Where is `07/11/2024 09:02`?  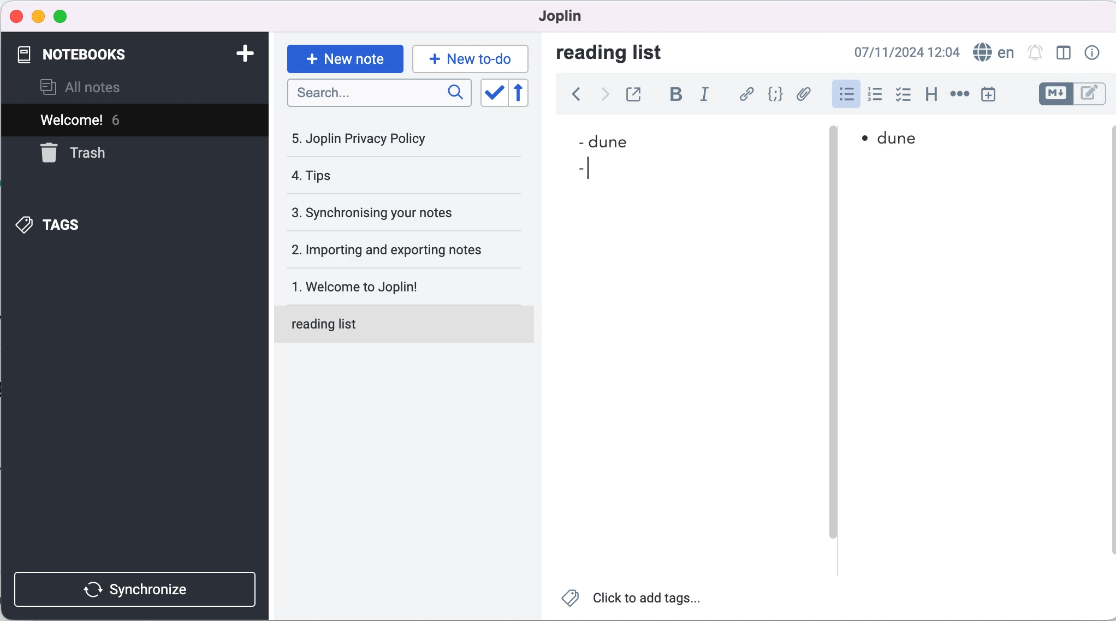
07/11/2024 09:02 is located at coordinates (903, 52).